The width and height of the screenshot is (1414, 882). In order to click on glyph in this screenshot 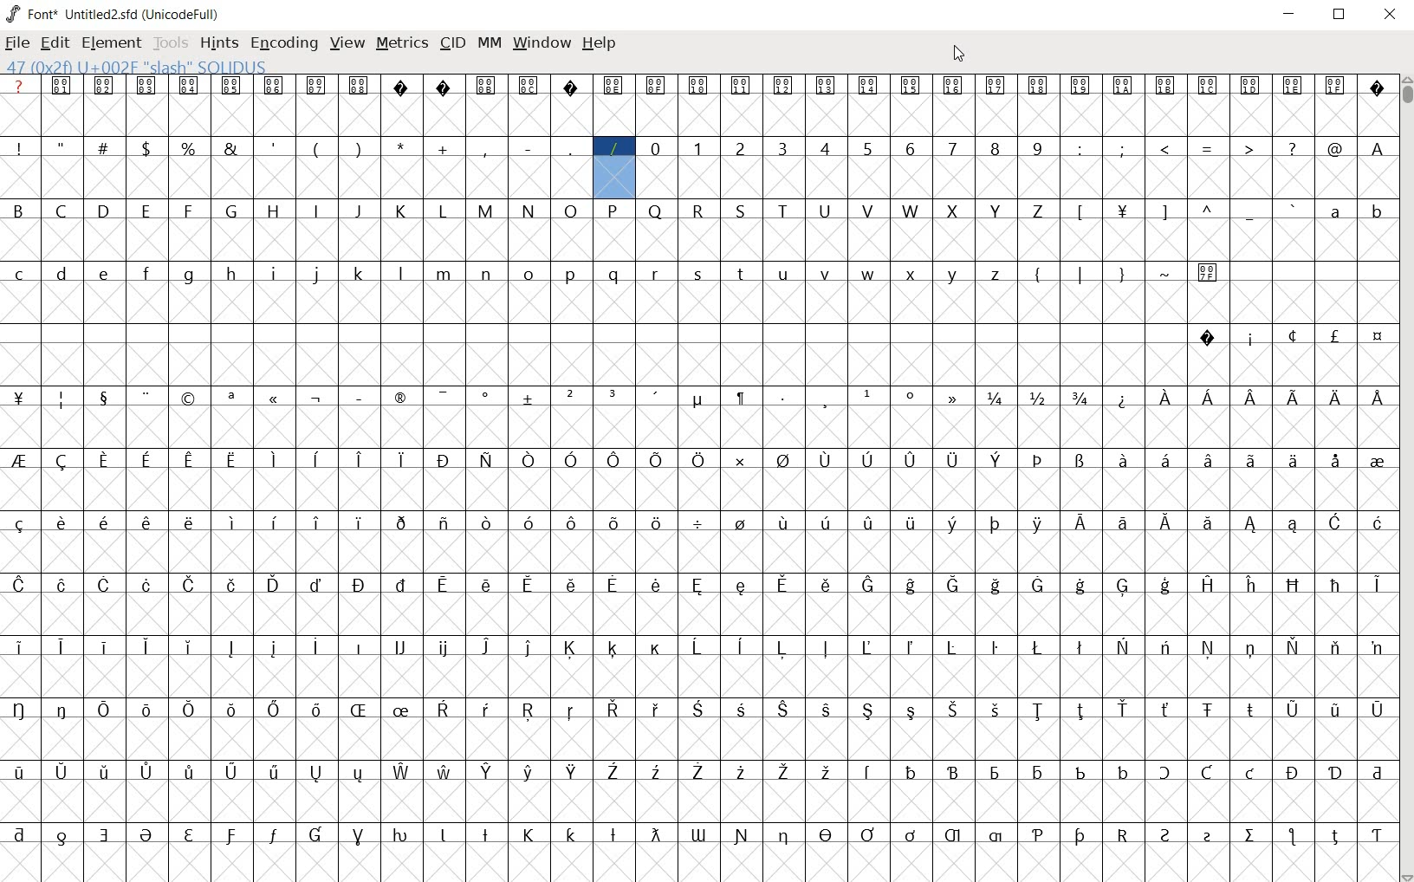, I will do `click(1123, 709)`.